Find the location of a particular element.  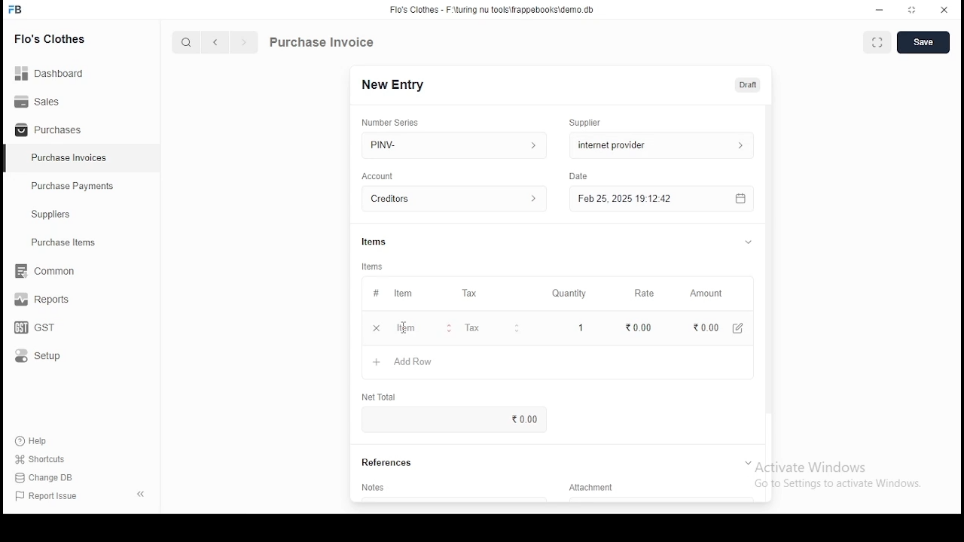

number series is located at coordinates (391, 122).